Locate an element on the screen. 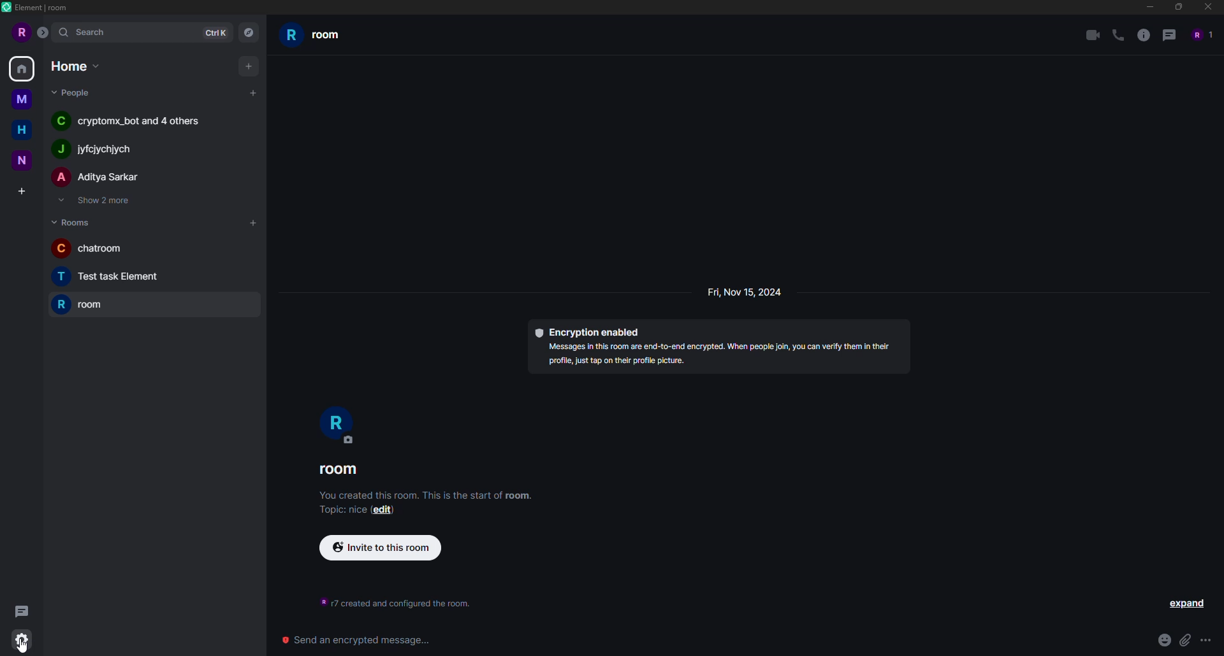  r is located at coordinates (338, 425).